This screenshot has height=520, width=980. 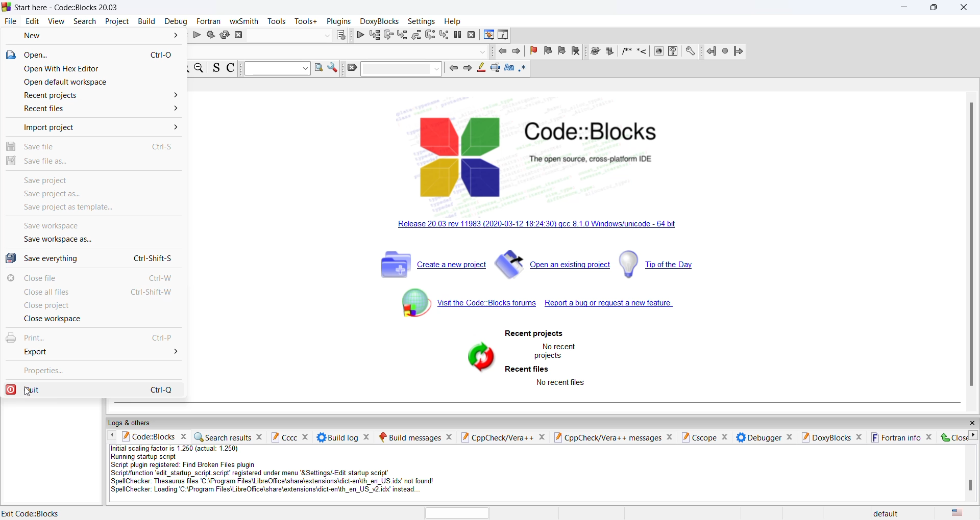 I want to click on Open With Hex Editor, so click(x=63, y=69).